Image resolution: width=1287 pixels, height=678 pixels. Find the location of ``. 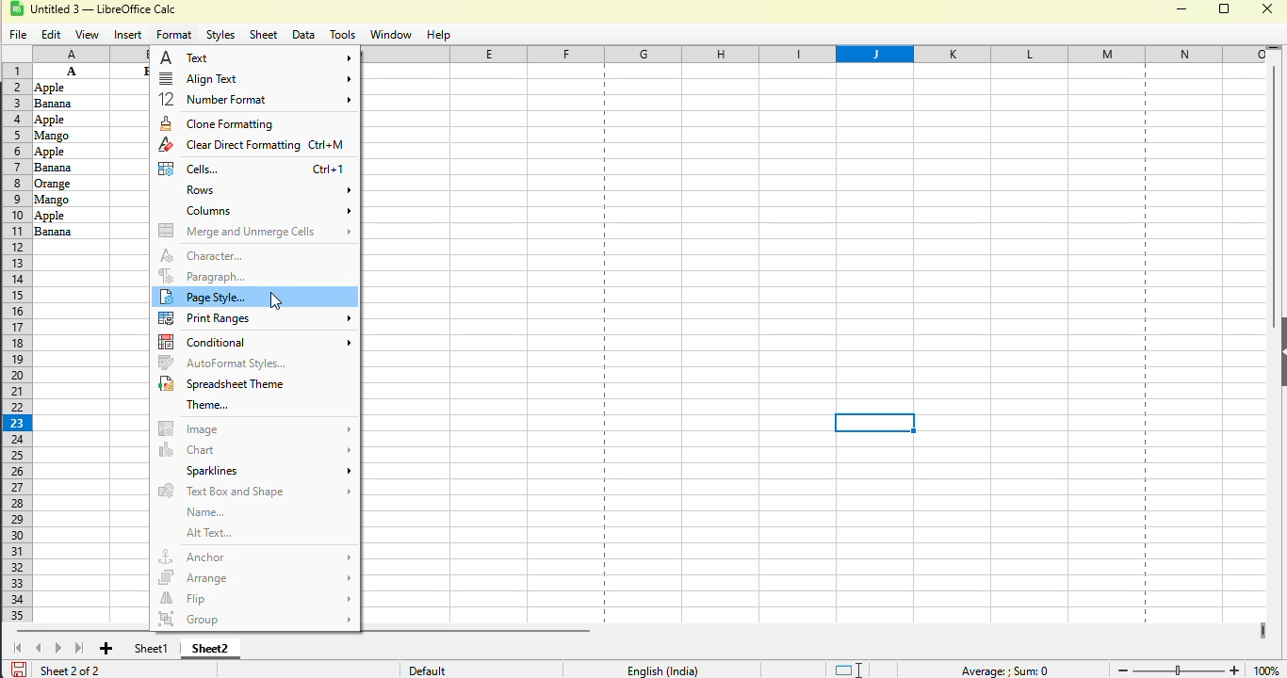

 is located at coordinates (69, 168).